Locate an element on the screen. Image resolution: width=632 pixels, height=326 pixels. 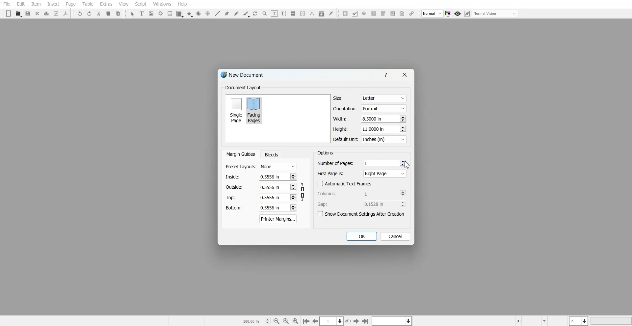
Select image preview Quality is located at coordinates (433, 14).